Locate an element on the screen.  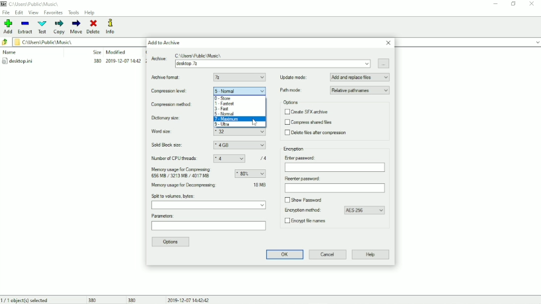
Cancel is located at coordinates (328, 254).